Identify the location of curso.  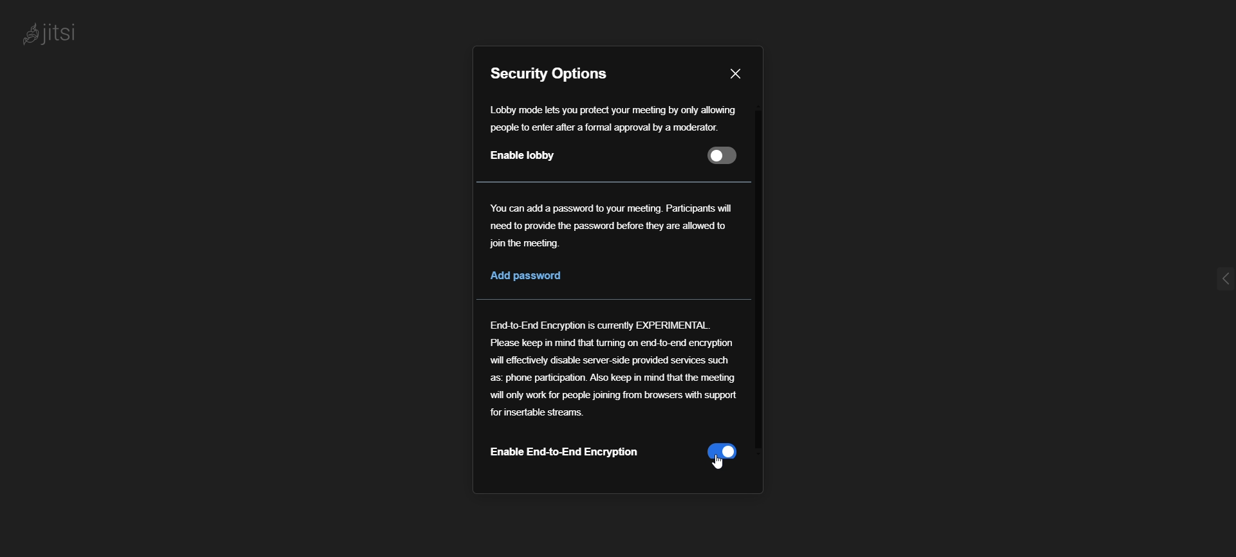
(718, 462).